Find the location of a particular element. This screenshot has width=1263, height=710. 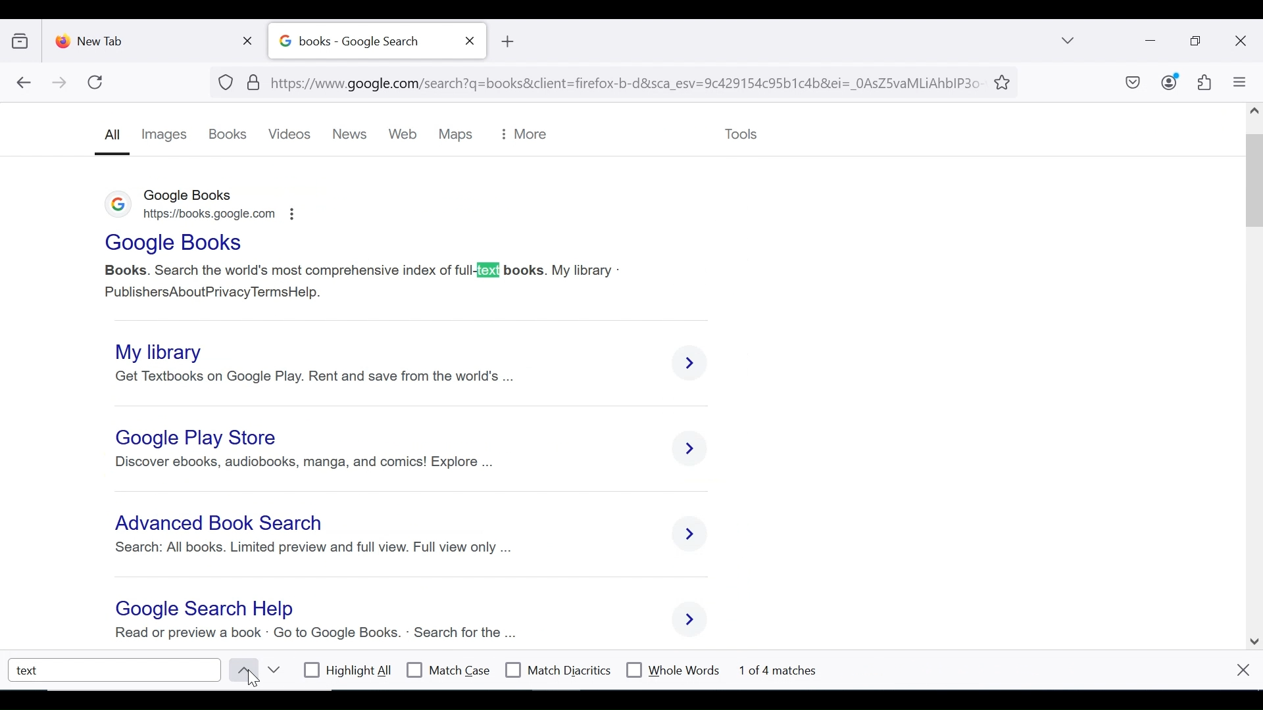

close tab is located at coordinates (251, 38).